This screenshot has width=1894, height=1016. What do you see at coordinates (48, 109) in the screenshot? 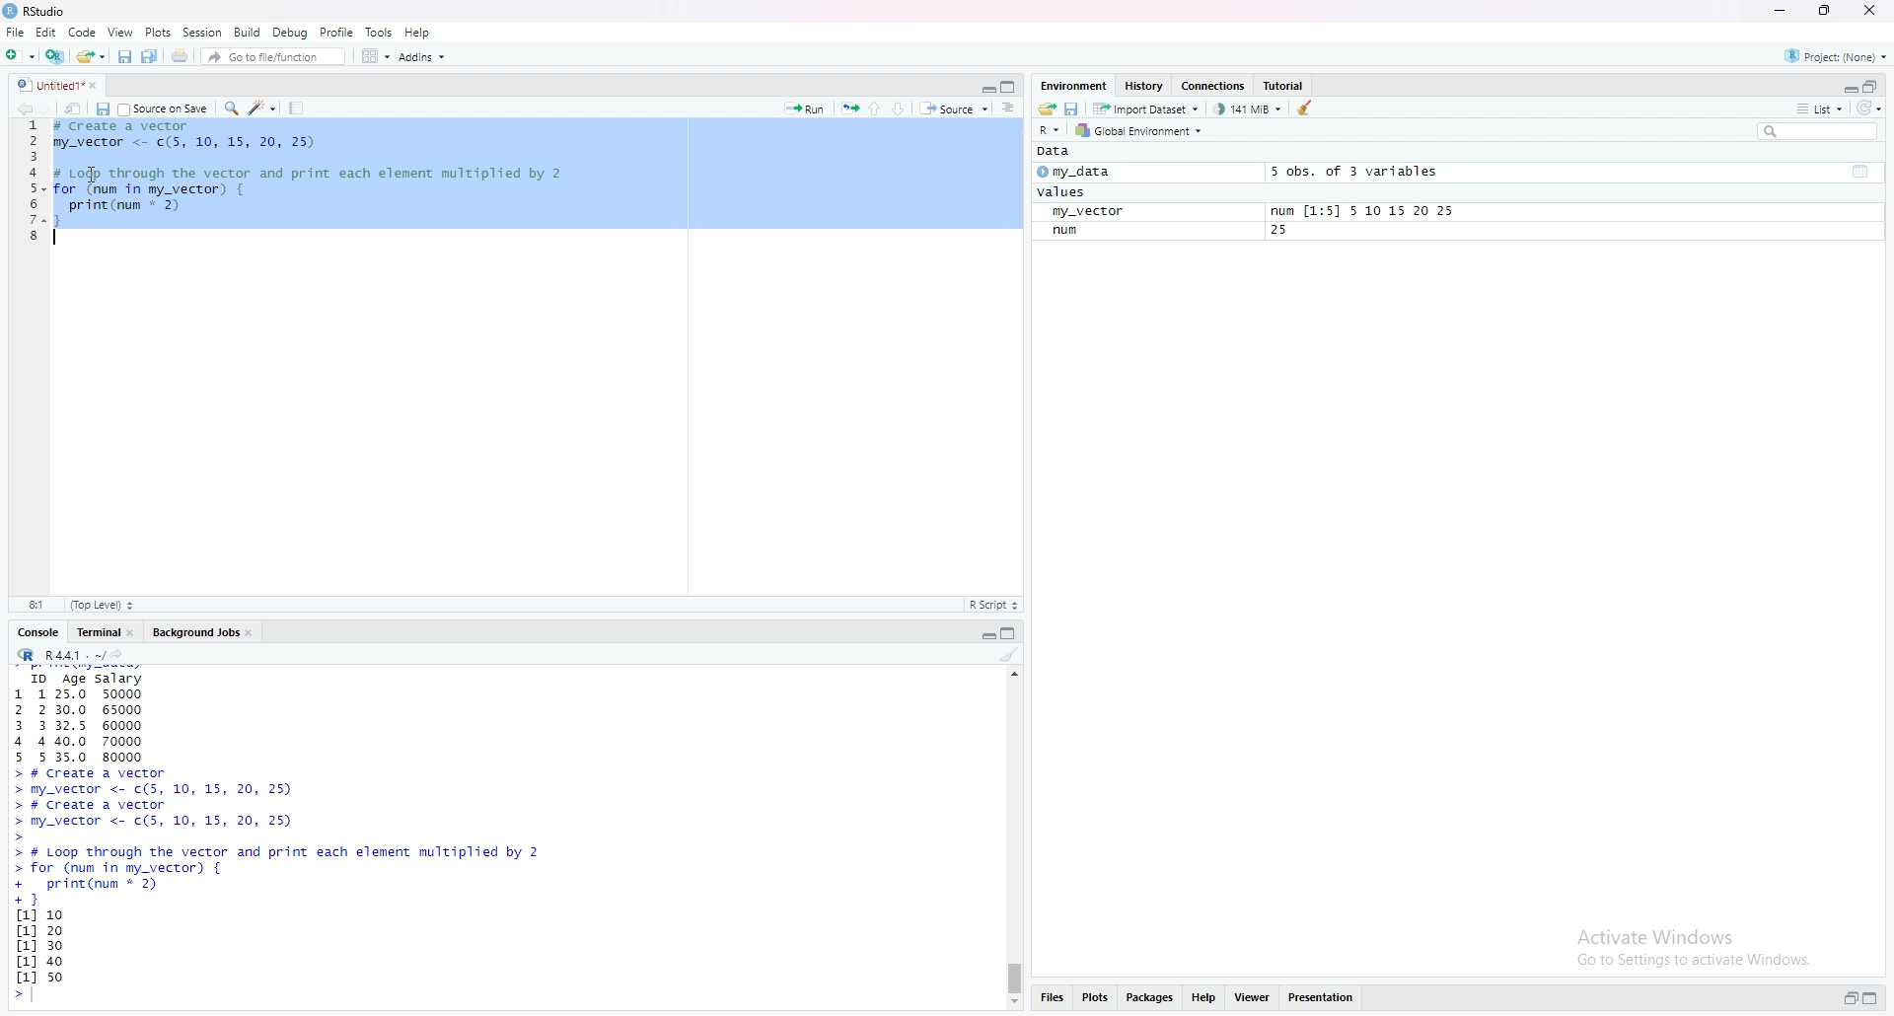
I see `go forward` at bounding box center [48, 109].